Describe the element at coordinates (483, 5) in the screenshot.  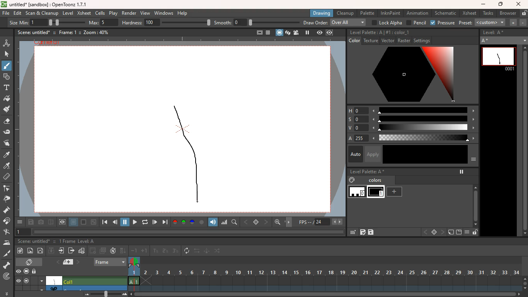
I see `minimize` at that location.